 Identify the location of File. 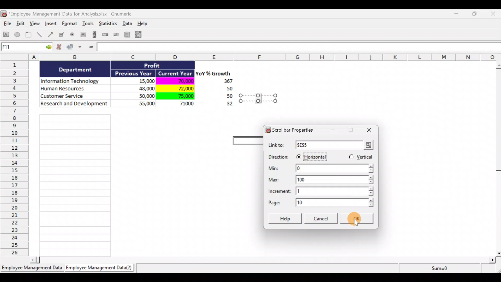
(6, 25).